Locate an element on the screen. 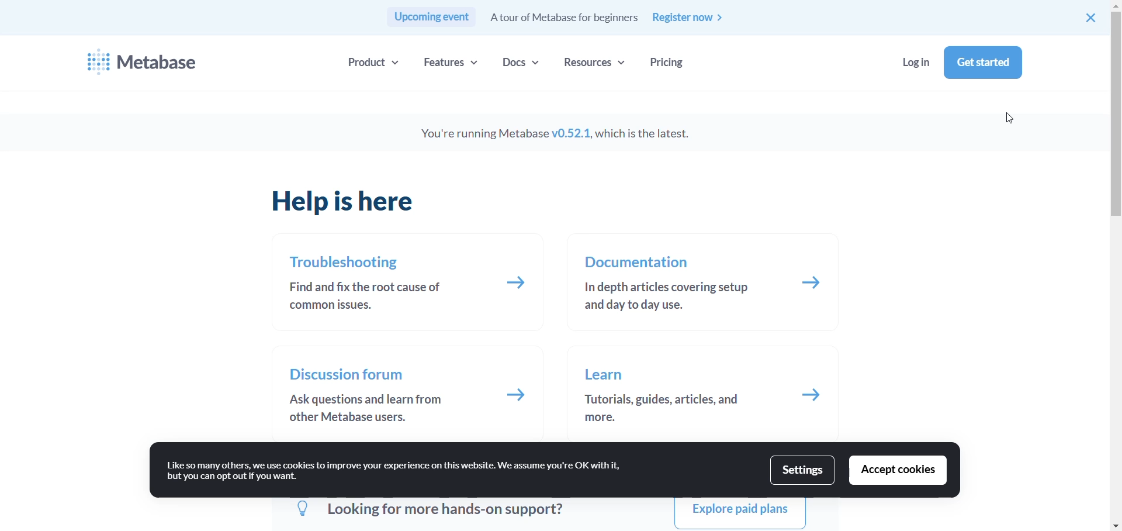 The height and width of the screenshot is (531, 1122). documentation help button is located at coordinates (815, 282).